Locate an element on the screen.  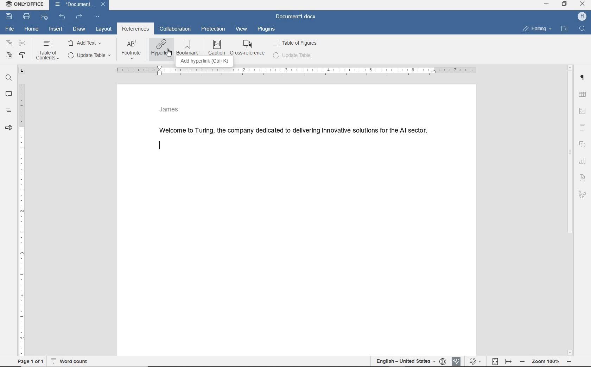
Find is located at coordinates (584, 28).